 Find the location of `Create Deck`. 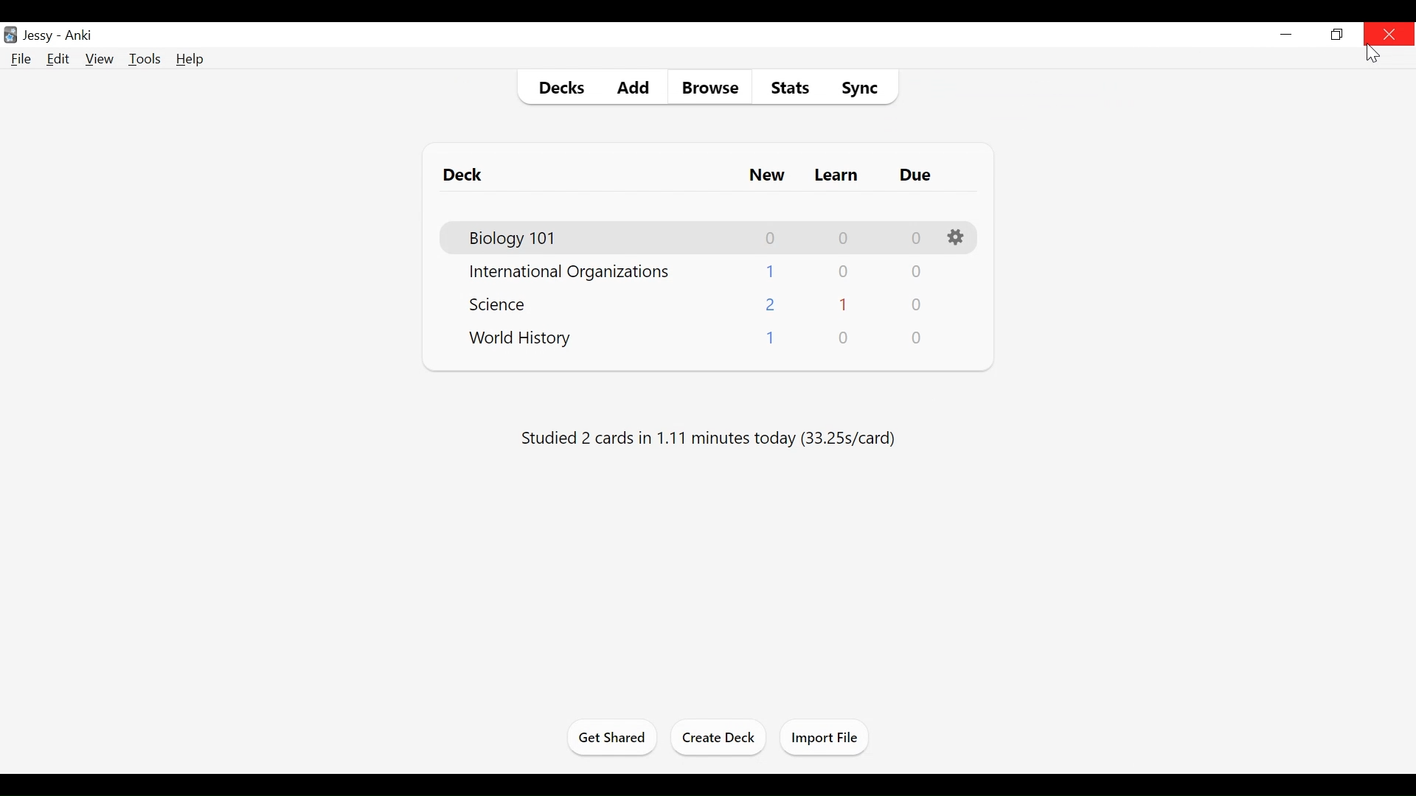

Create Deck is located at coordinates (722, 737).